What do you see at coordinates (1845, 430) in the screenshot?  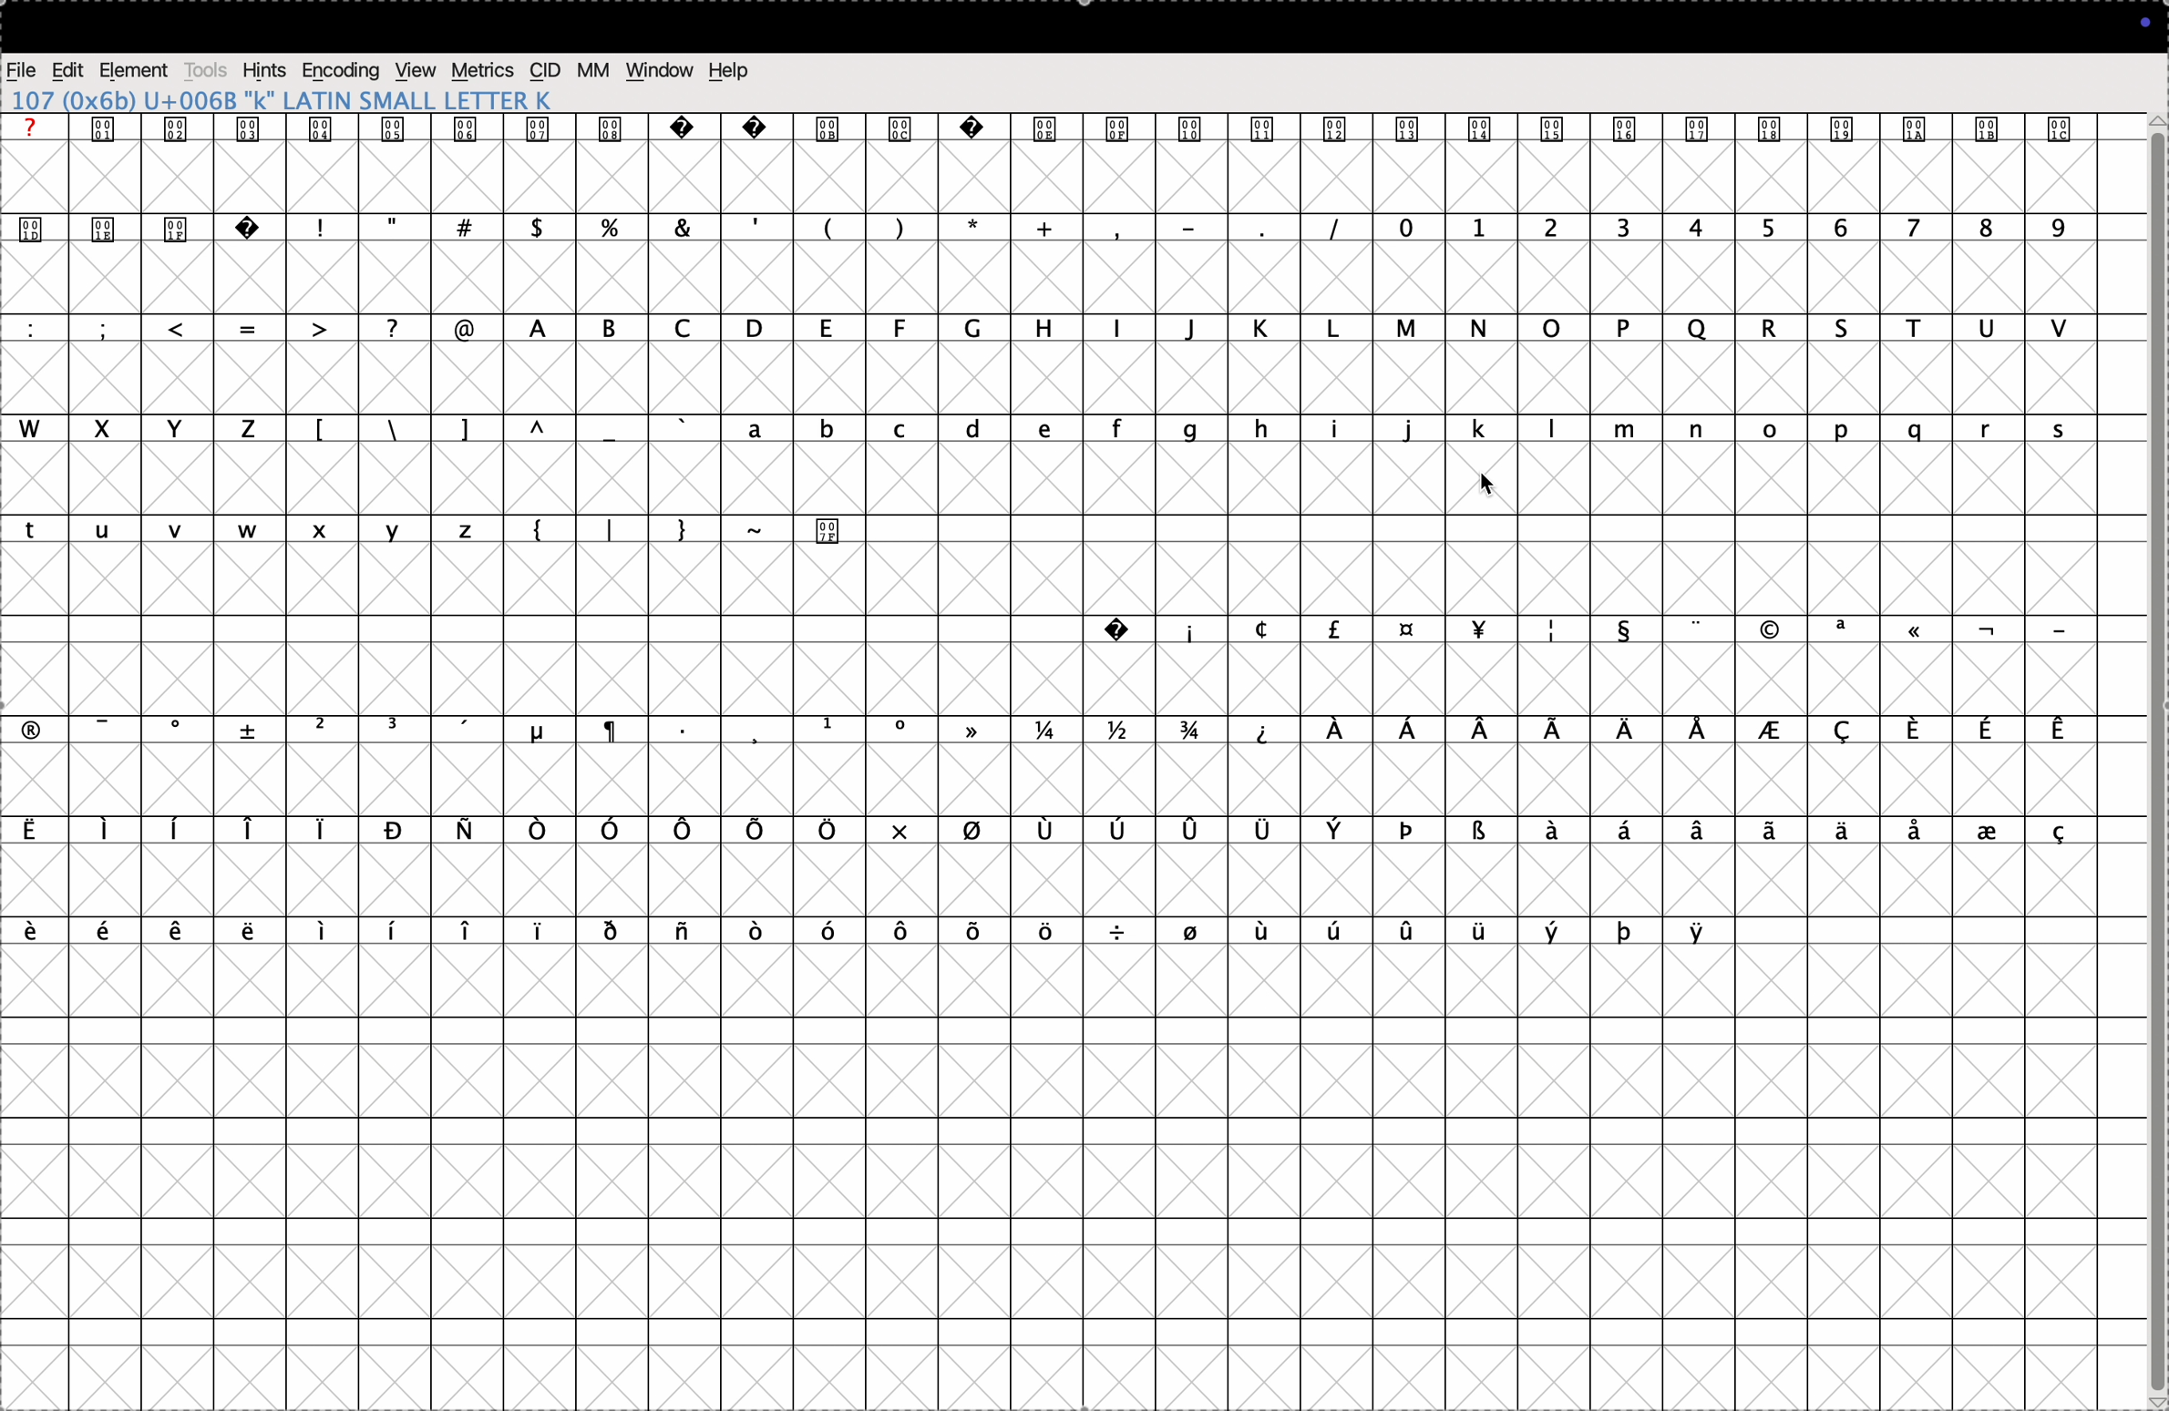 I see `p` at bounding box center [1845, 430].